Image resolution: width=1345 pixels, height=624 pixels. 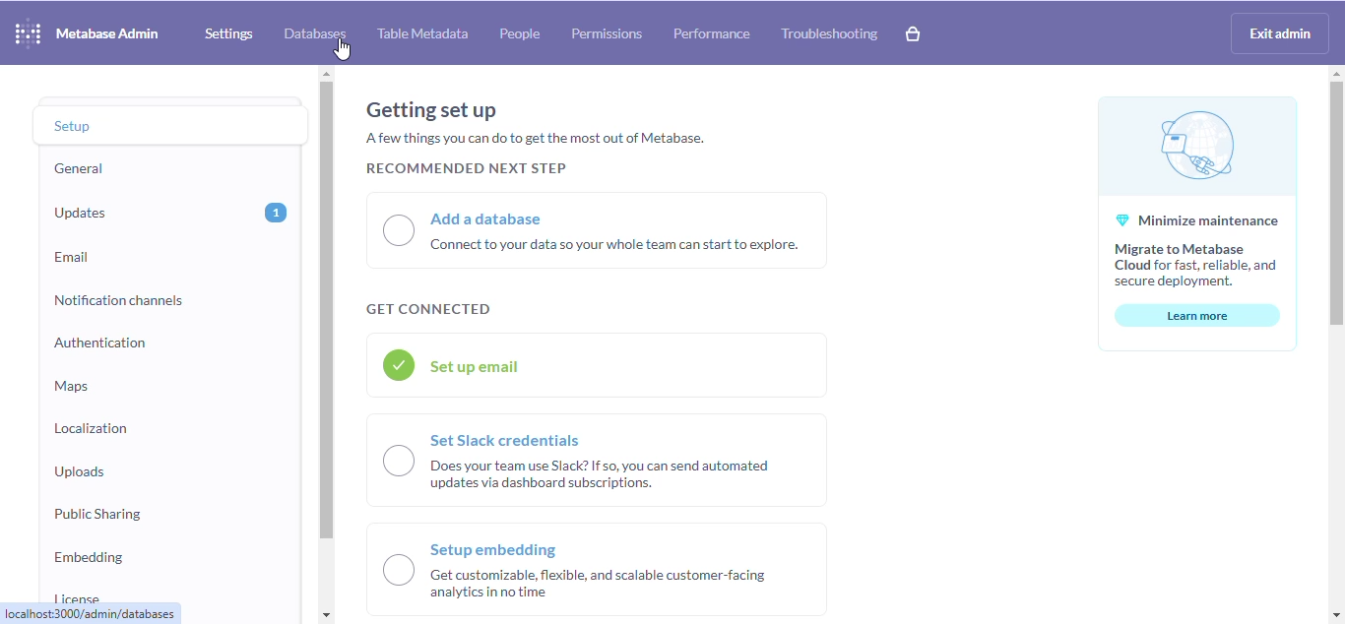 I want to click on troubleshooting, so click(x=828, y=33).